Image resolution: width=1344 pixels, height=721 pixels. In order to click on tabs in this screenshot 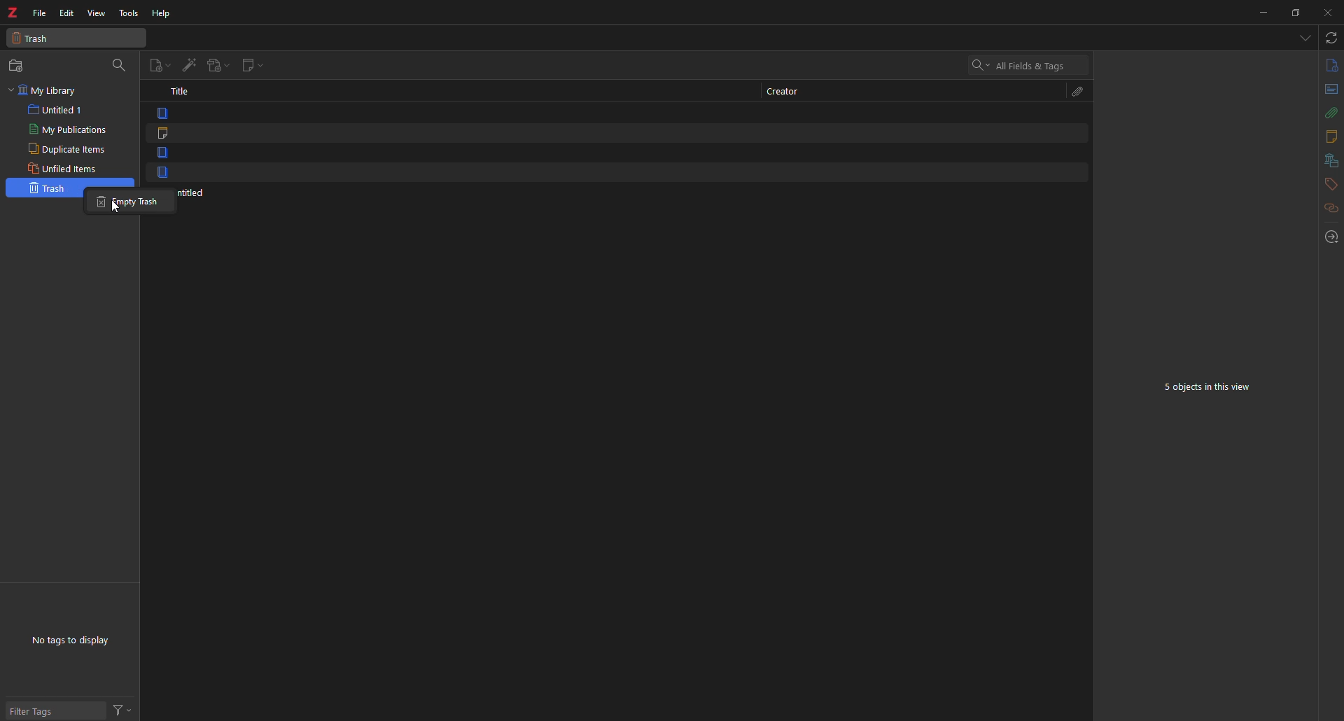, I will do `click(1304, 37)`.